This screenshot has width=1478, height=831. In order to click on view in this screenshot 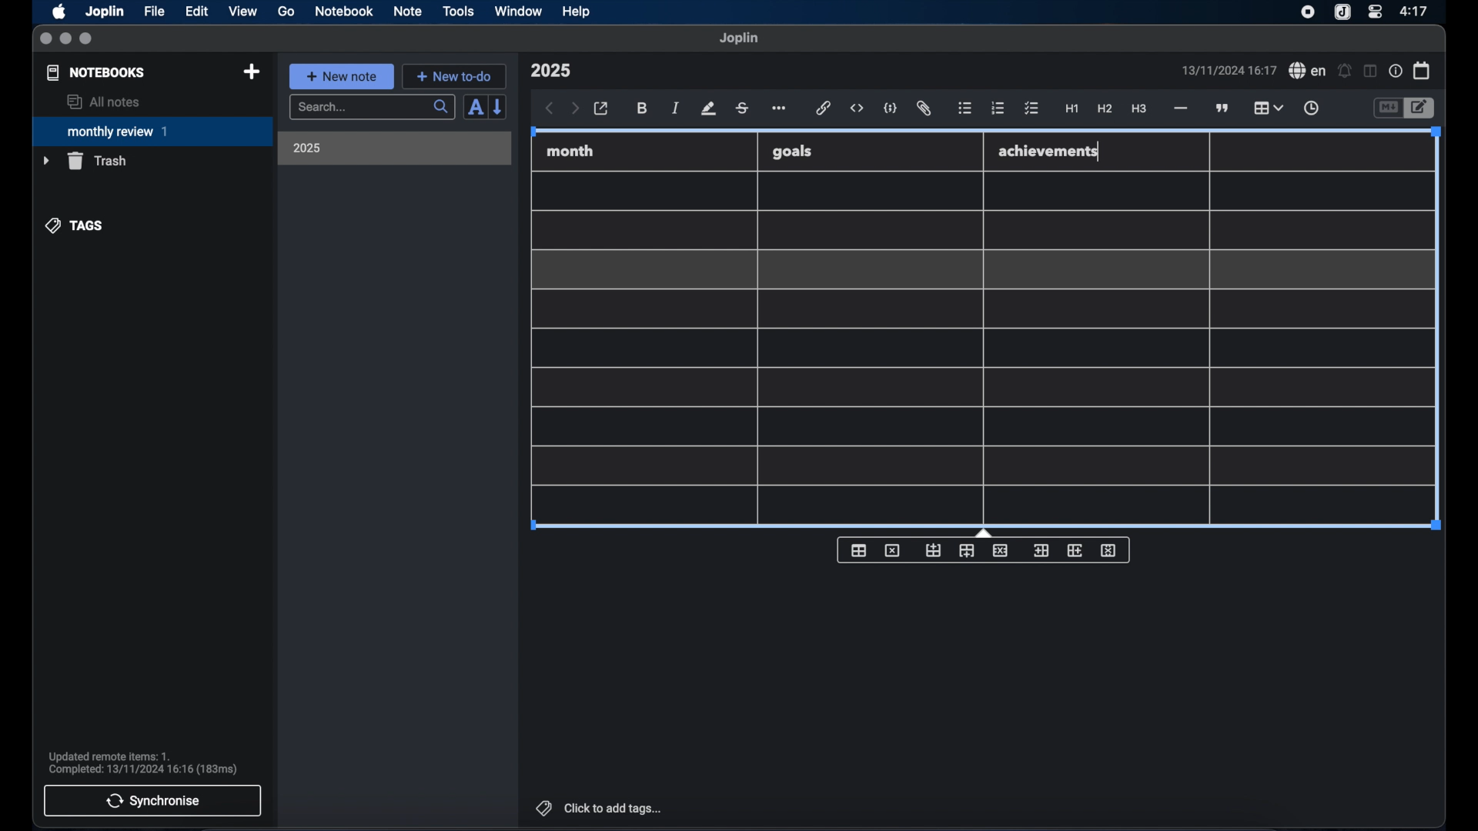, I will do `click(242, 12)`.